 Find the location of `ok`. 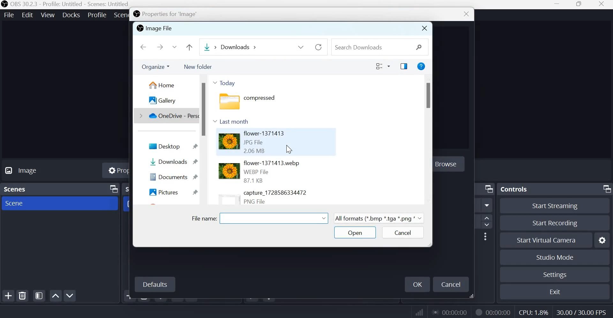

ok is located at coordinates (417, 284).